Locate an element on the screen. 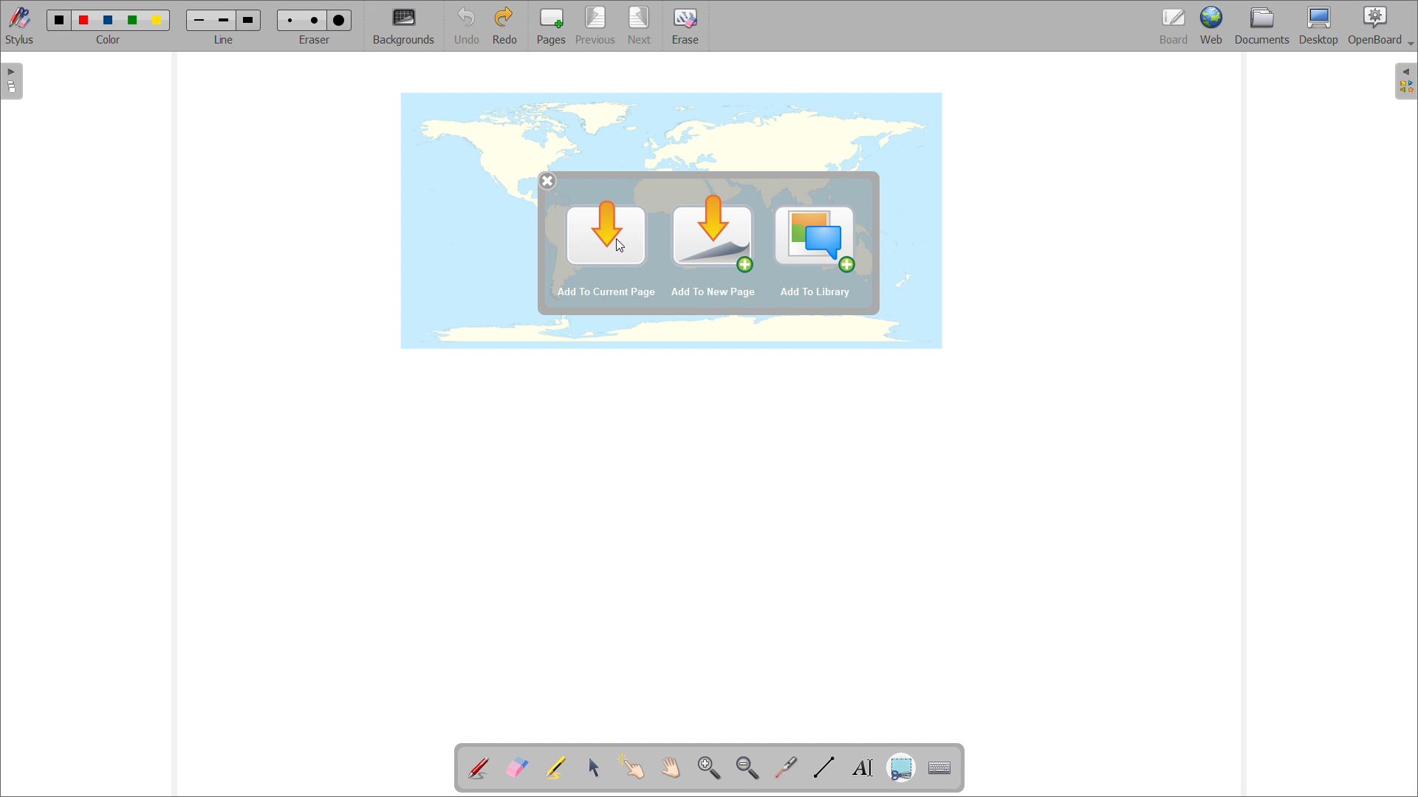 The image size is (1418, 797). Eraser is located at coordinates (316, 39).